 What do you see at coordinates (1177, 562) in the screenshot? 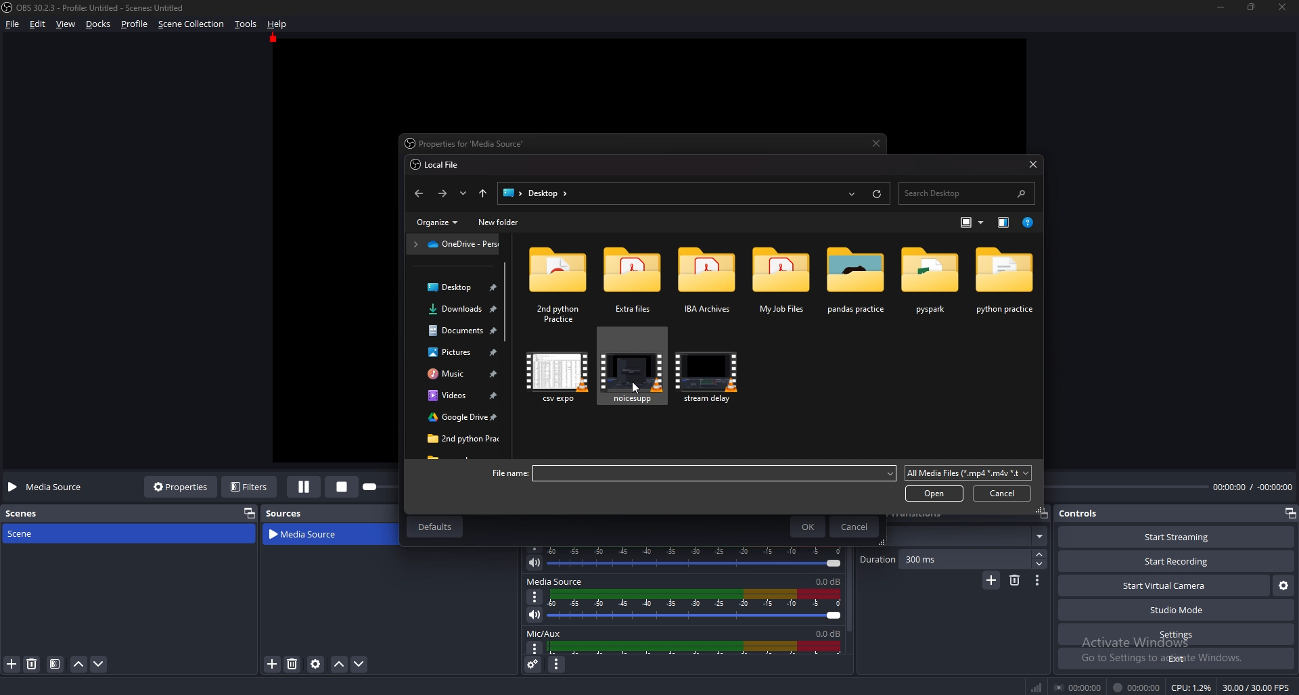
I see `Start recording` at bounding box center [1177, 562].